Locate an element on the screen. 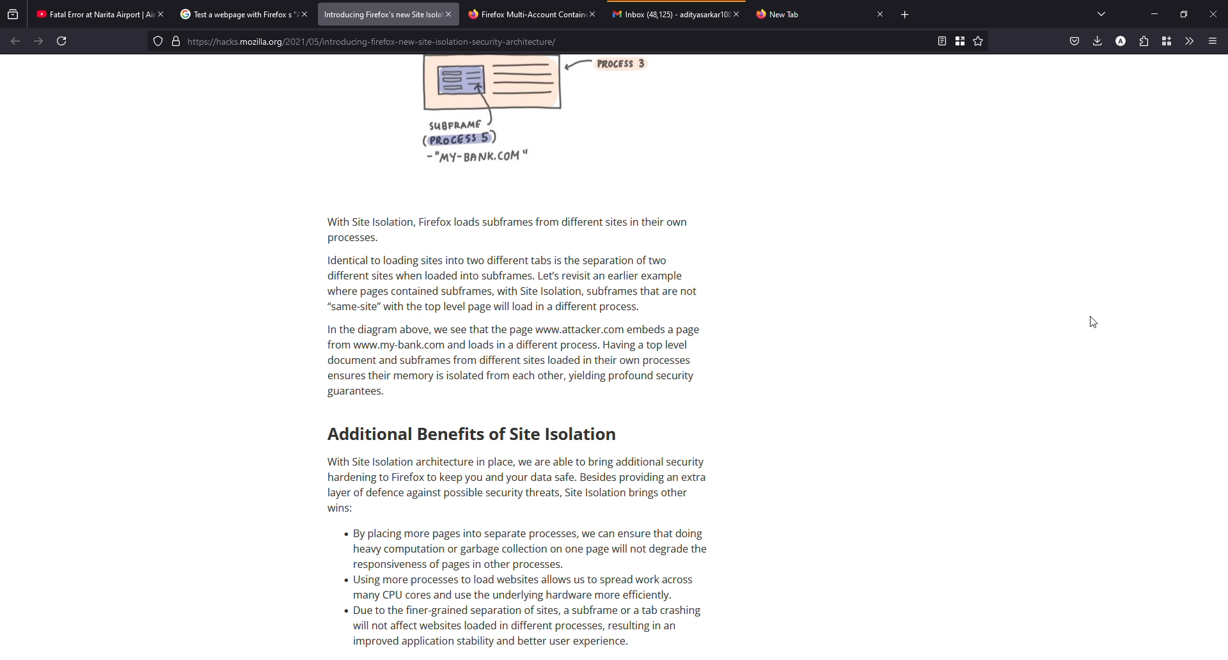 The image size is (1228, 660). minimize is located at coordinates (1154, 15).